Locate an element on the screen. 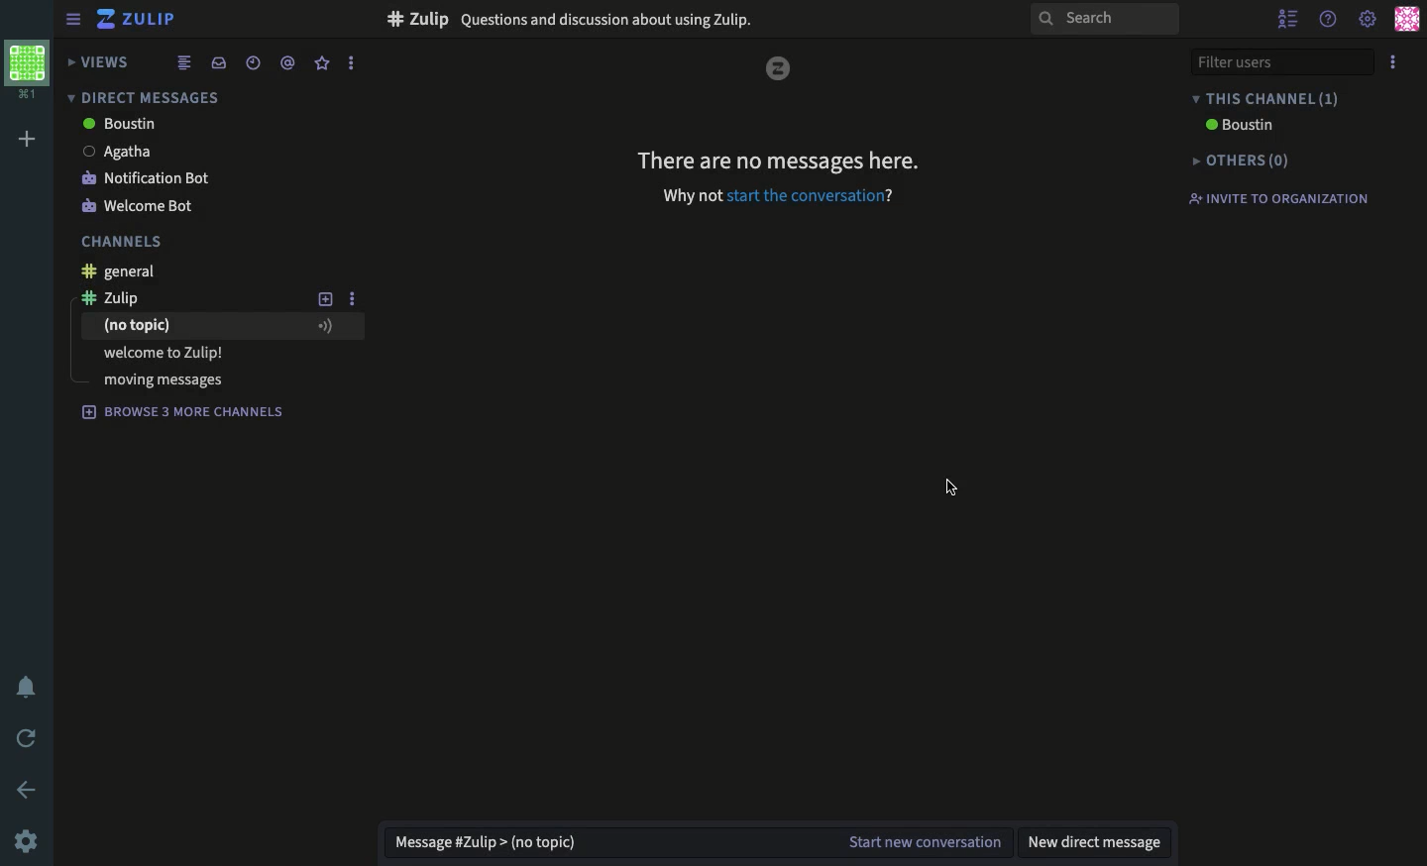  date time is located at coordinates (254, 62).